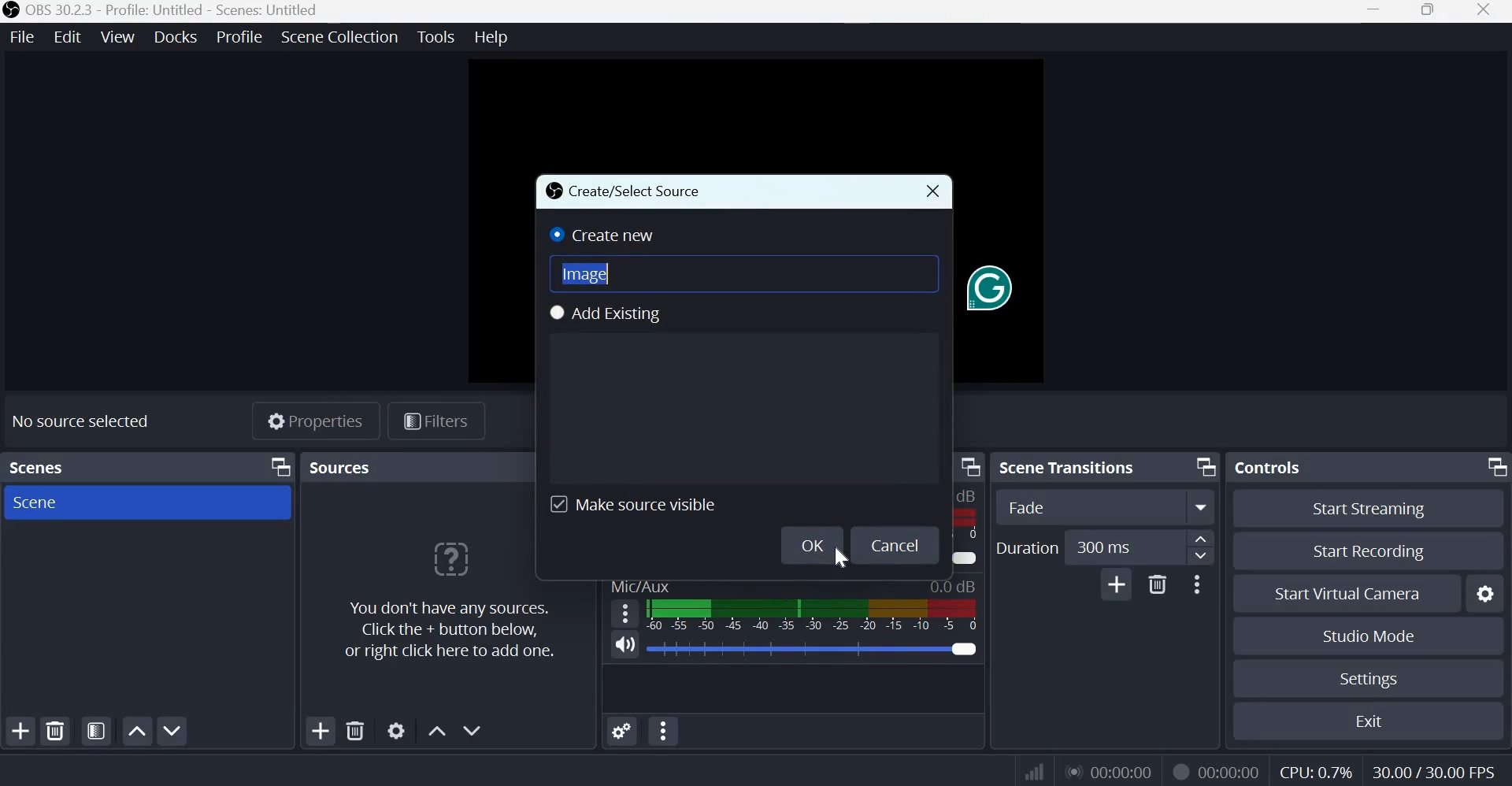 The height and width of the screenshot is (786, 1512). I want to click on scene collection, so click(340, 35).